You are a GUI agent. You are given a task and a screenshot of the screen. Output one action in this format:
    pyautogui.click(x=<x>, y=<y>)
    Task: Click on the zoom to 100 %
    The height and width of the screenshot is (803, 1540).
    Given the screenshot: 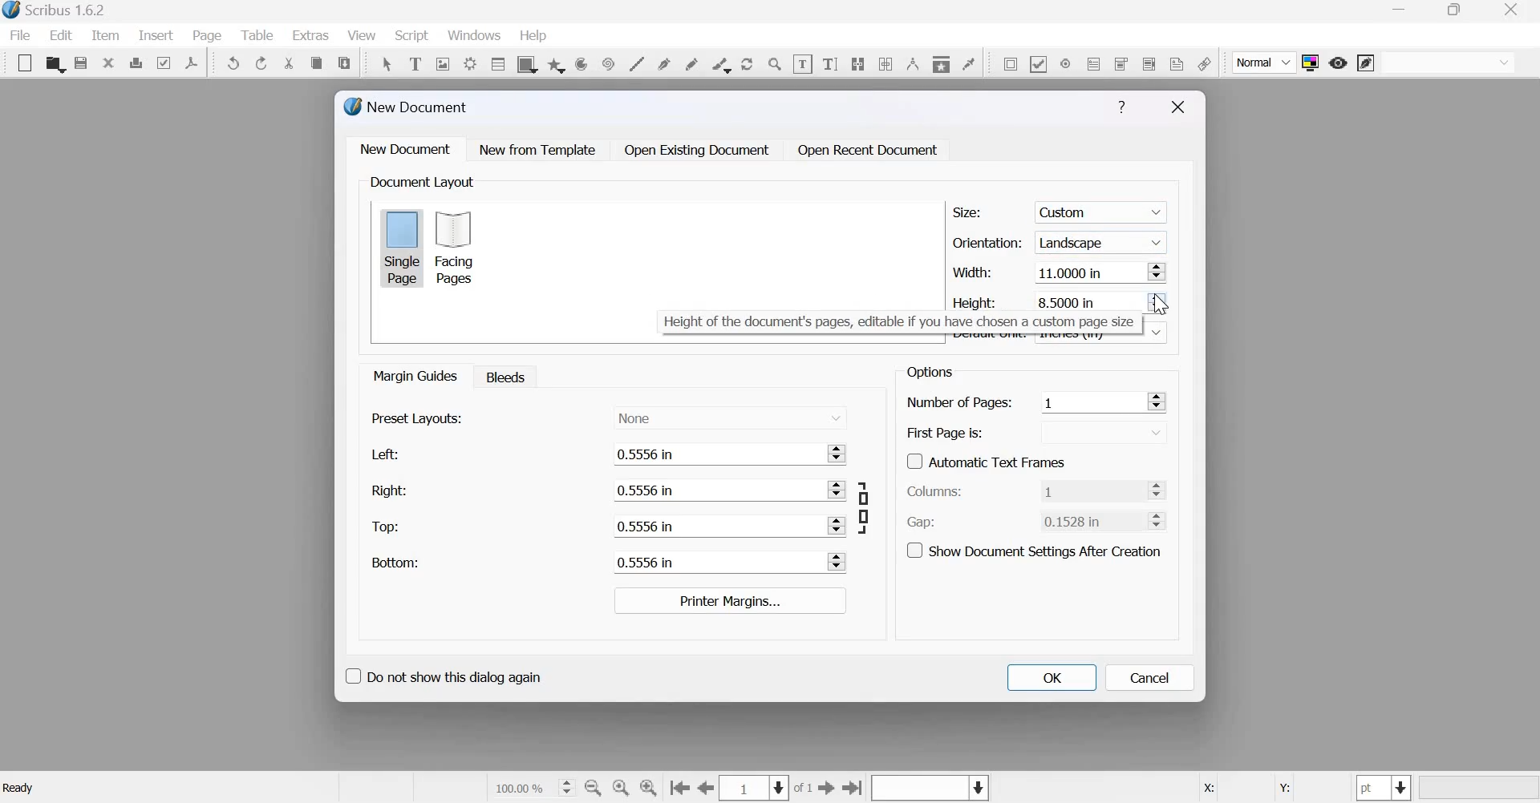 What is the action you would take?
    pyautogui.click(x=622, y=789)
    